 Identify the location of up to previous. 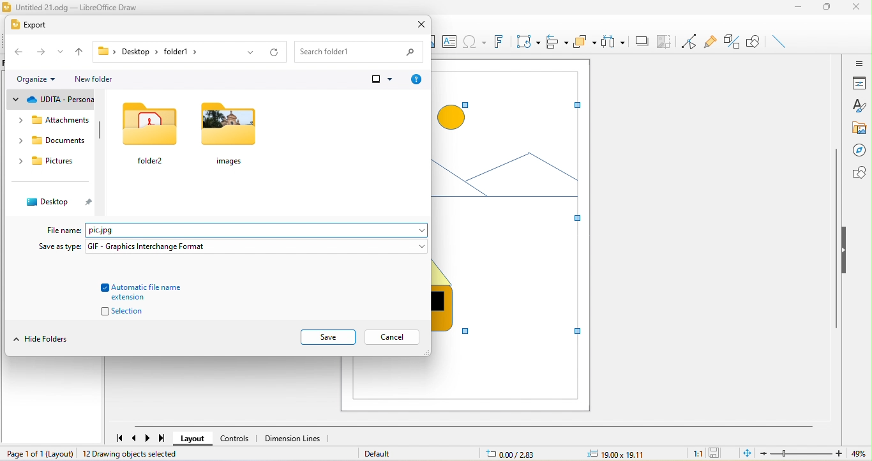
(80, 53).